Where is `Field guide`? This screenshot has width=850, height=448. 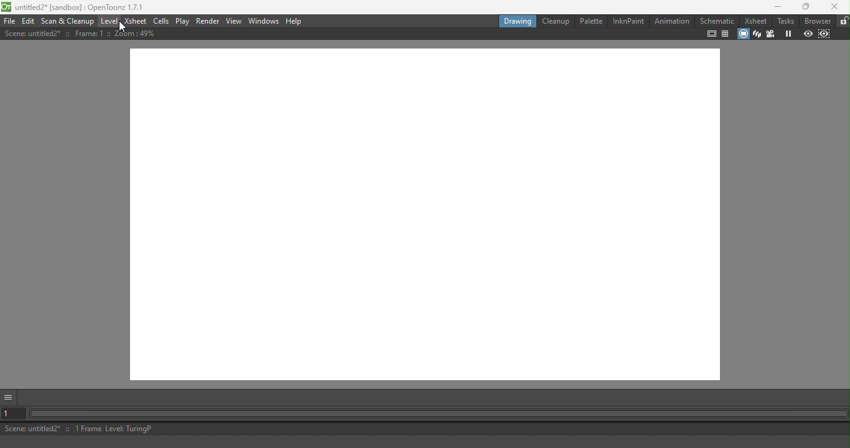
Field guide is located at coordinates (727, 35).